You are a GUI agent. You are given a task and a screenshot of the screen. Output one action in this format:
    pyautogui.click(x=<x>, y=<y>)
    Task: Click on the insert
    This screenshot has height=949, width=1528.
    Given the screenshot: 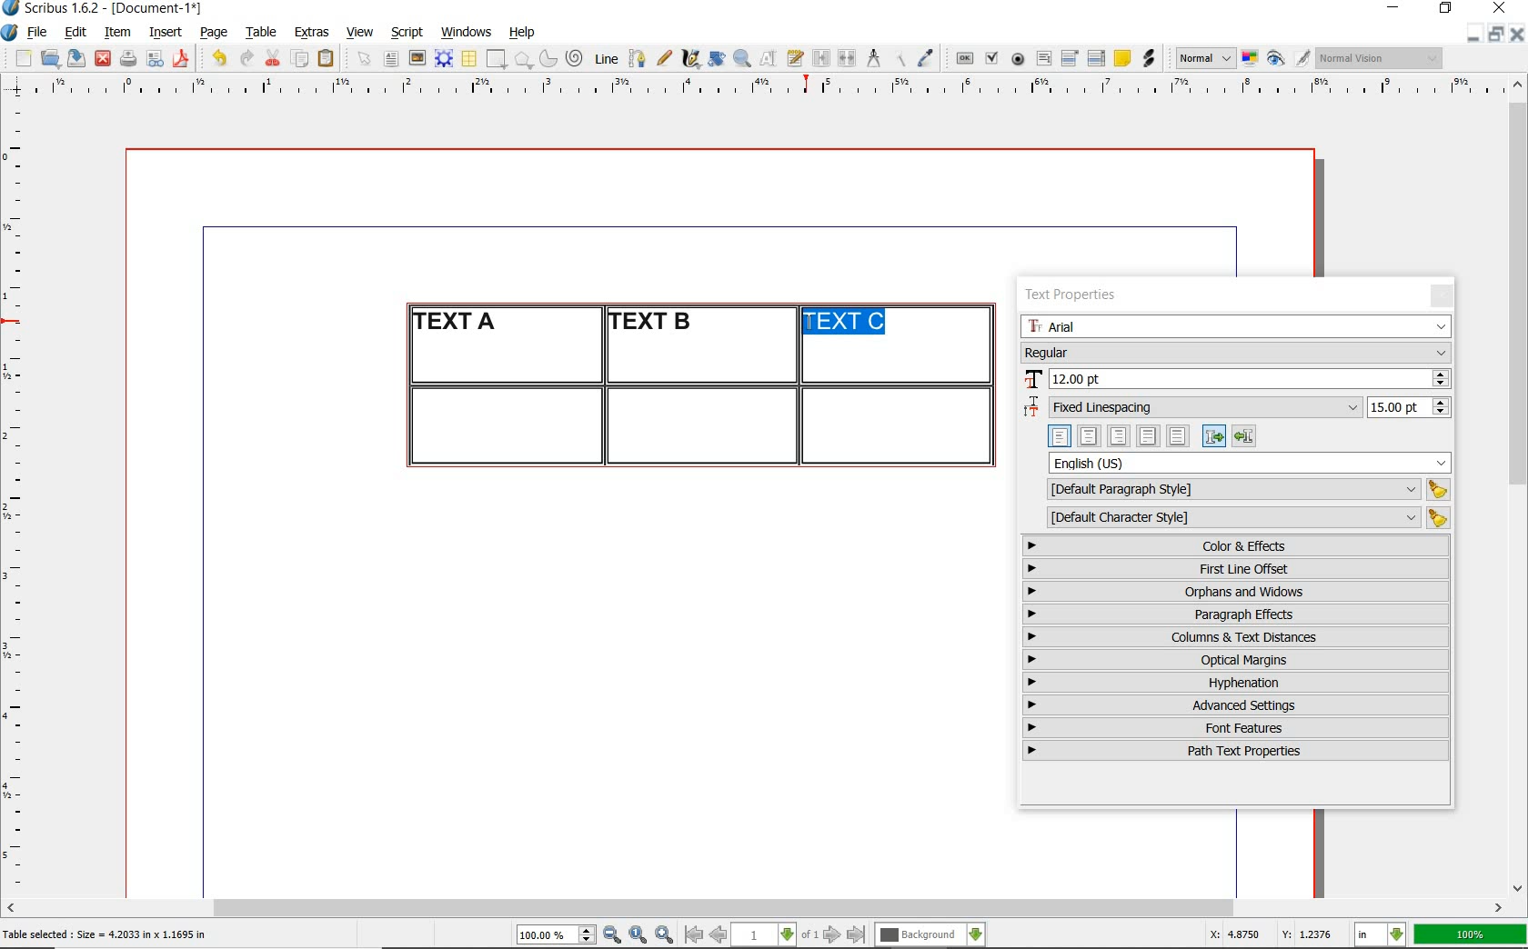 What is the action you would take?
    pyautogui.click(x=166, y=33)
    